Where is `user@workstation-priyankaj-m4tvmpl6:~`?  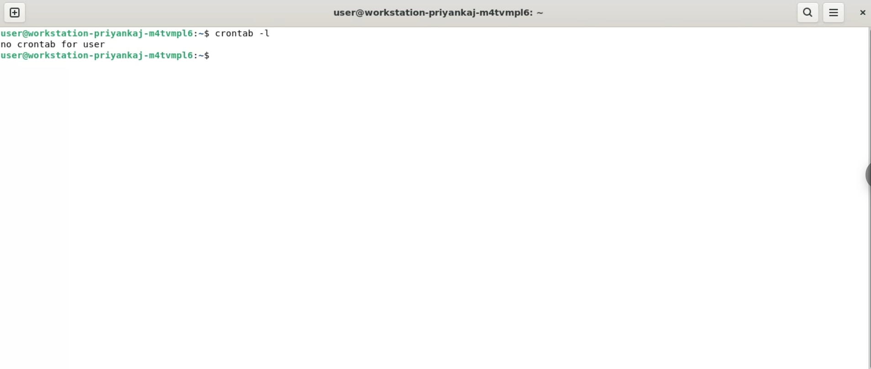
user@workstation-priyankaj-m4tvmpl6:~ is located at coordinates (439, 12).